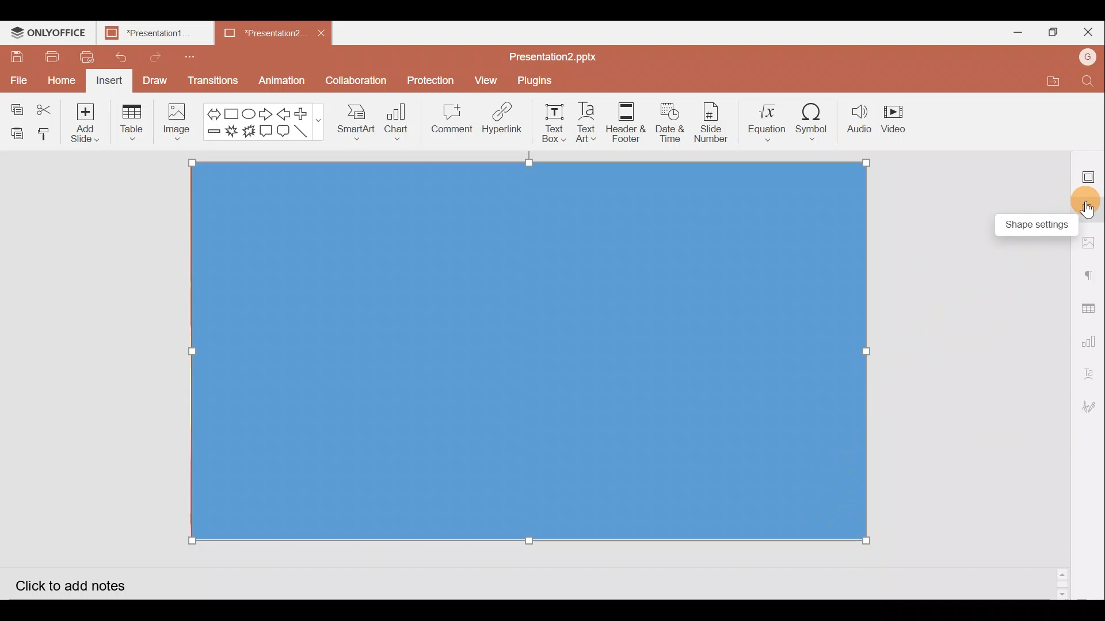  I want to click on Date & time, so click(670, 122).